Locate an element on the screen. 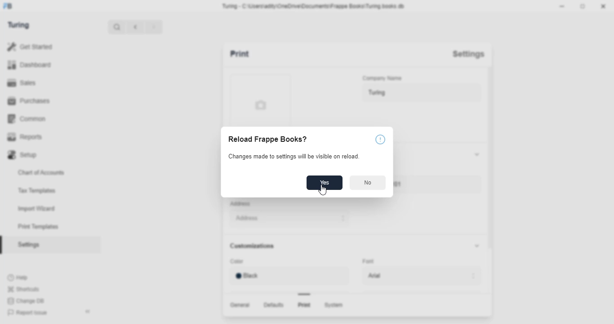  ‘Customizations is located at coordinates (254, 246).